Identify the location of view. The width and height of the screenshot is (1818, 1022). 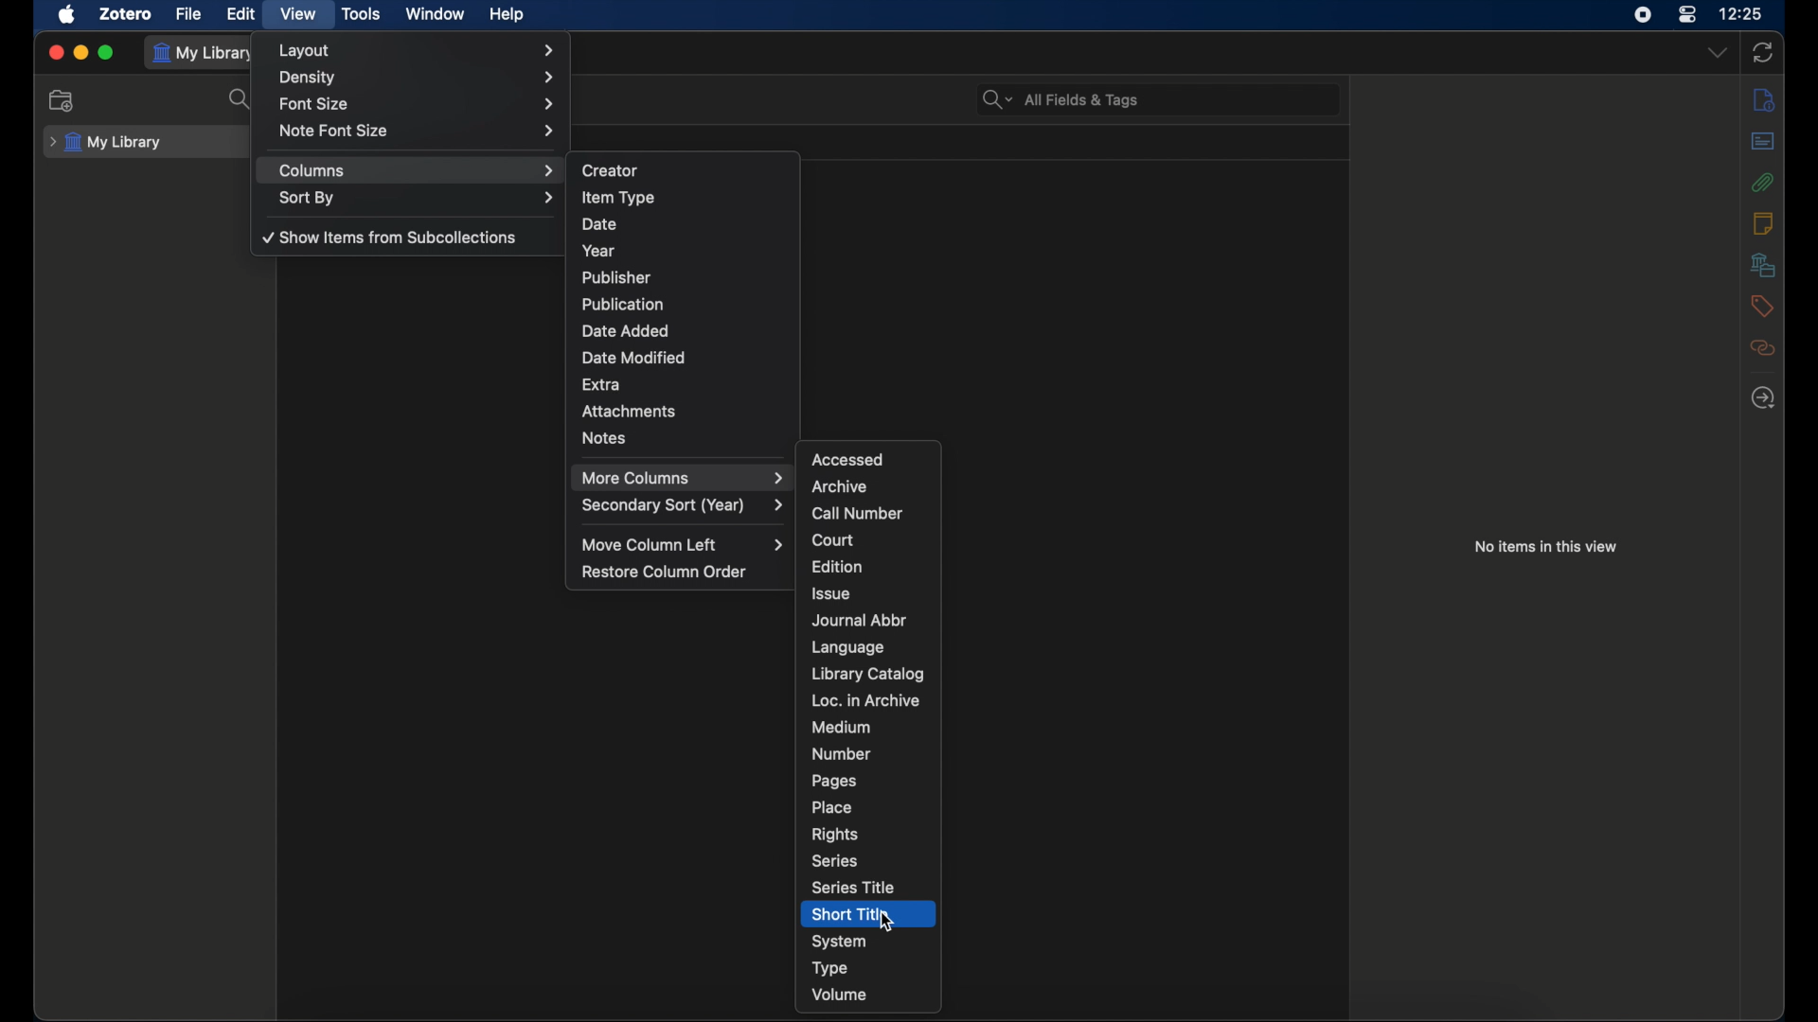
(297, 14).